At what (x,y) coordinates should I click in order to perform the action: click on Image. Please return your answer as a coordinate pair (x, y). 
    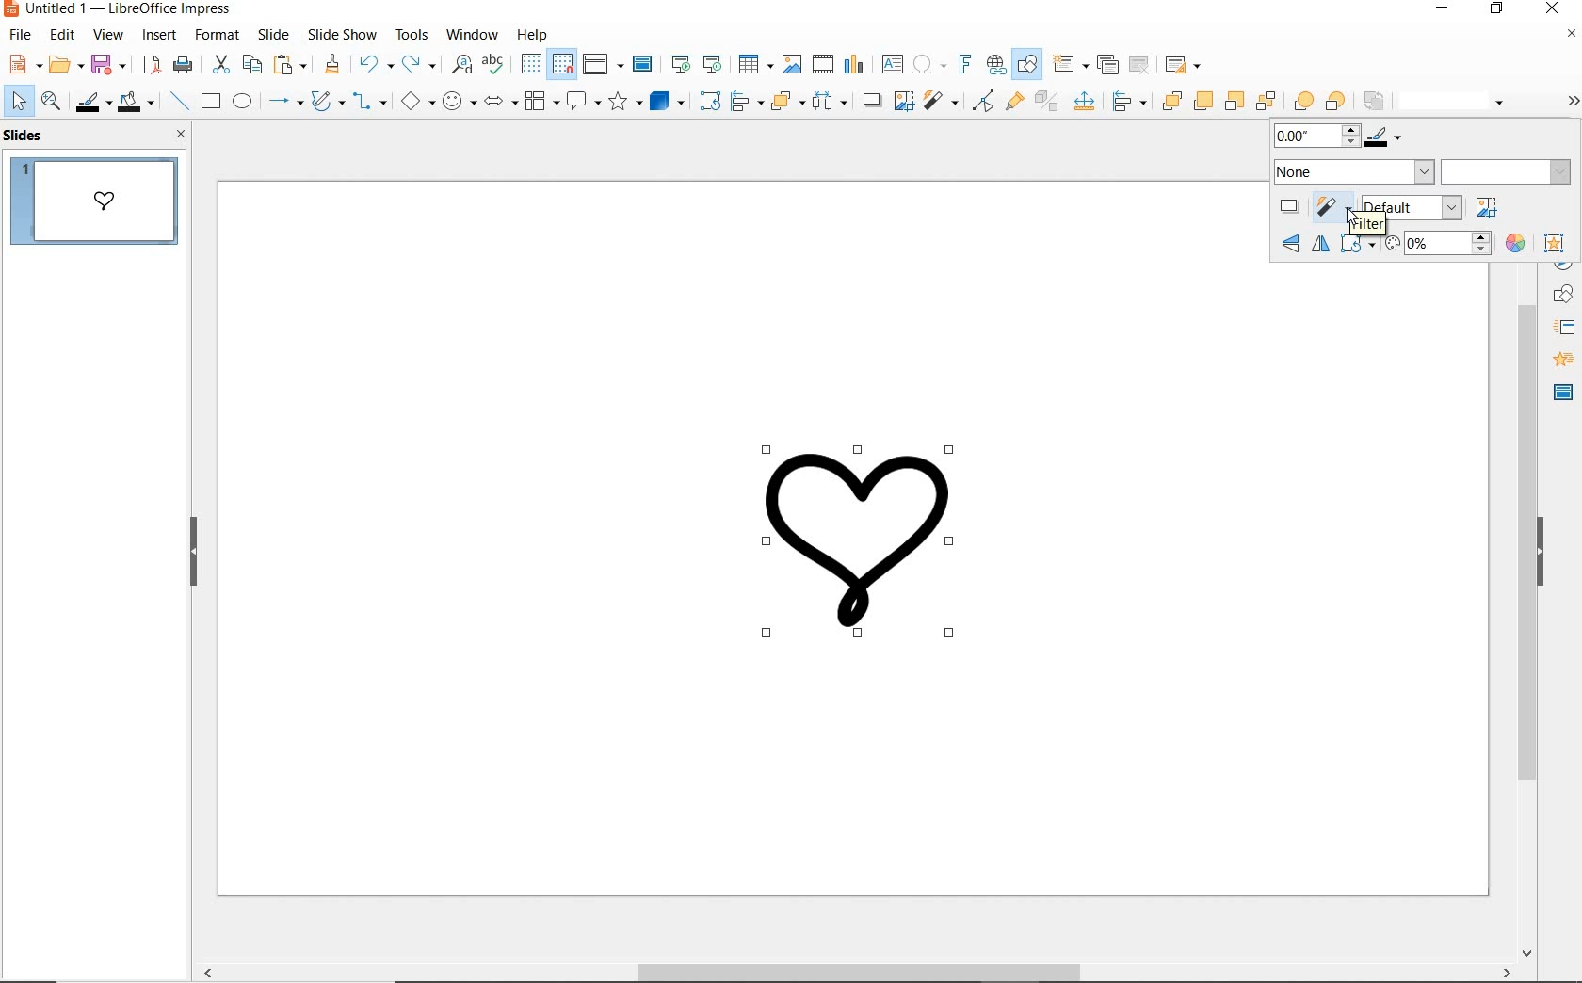
    Looking at the image, I should click on (870, 549).